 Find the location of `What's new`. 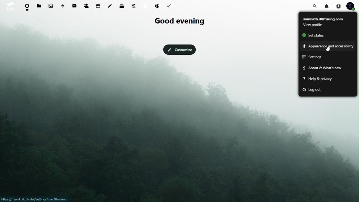

What's new is located at coordinates (321, 68).